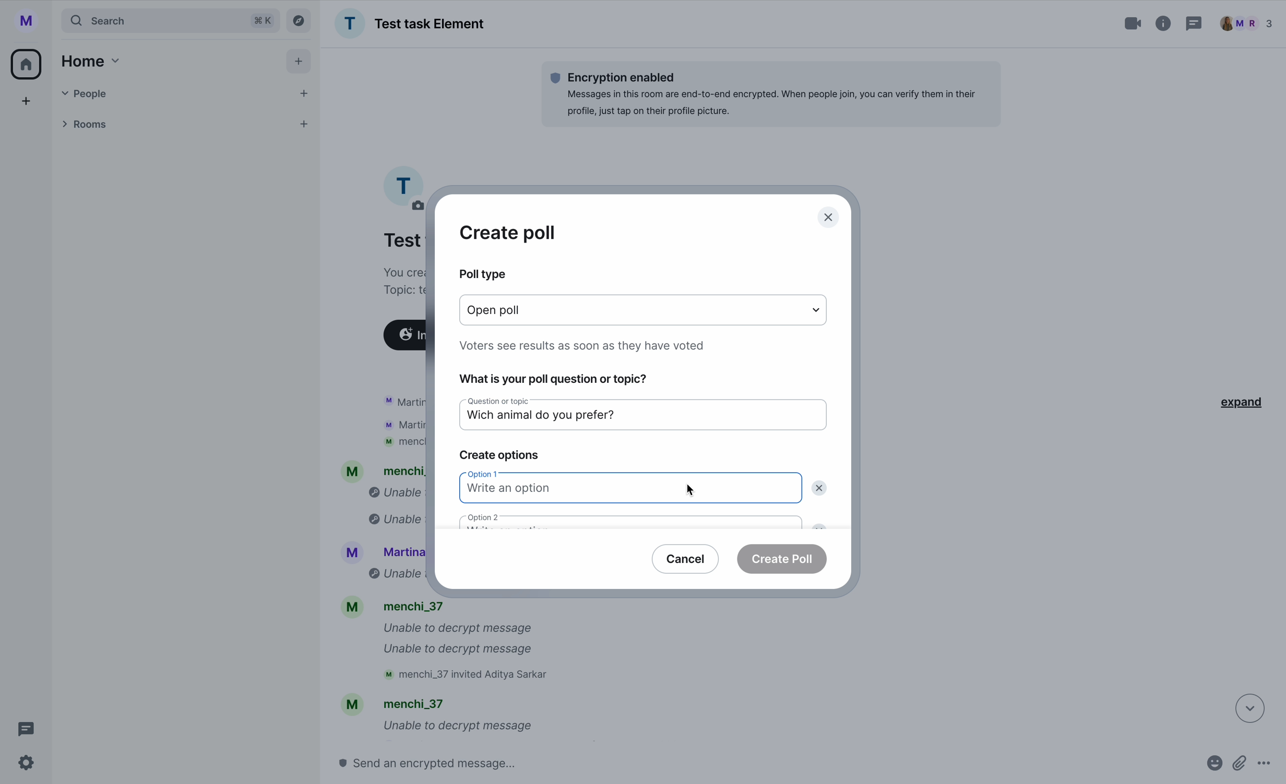  Describe the element at coordinates (410, 23) in the screenshot. I see `Test task Element` at that location.